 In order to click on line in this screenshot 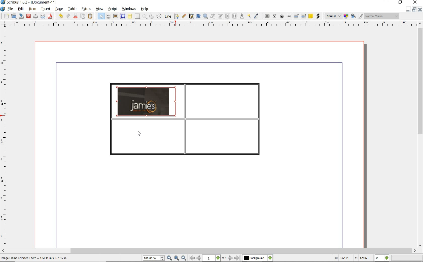, I will do `click(168, 16)`.